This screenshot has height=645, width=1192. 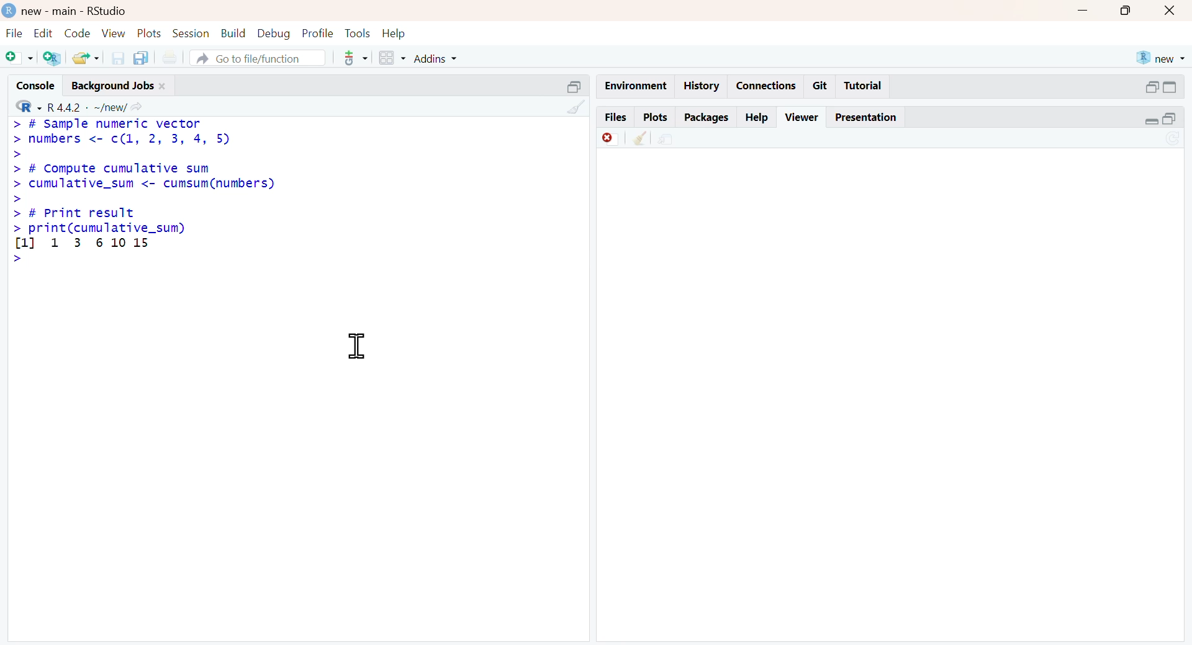 What do you see at coordinates (803, 116) in the screenshot?
I see `Viewer` at bounding box center [803, 116].